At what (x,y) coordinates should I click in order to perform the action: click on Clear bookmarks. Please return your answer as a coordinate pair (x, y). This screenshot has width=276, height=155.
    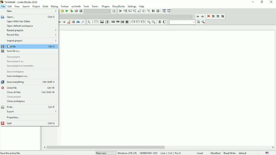
    Looking at the image, I should click on (223, 16).